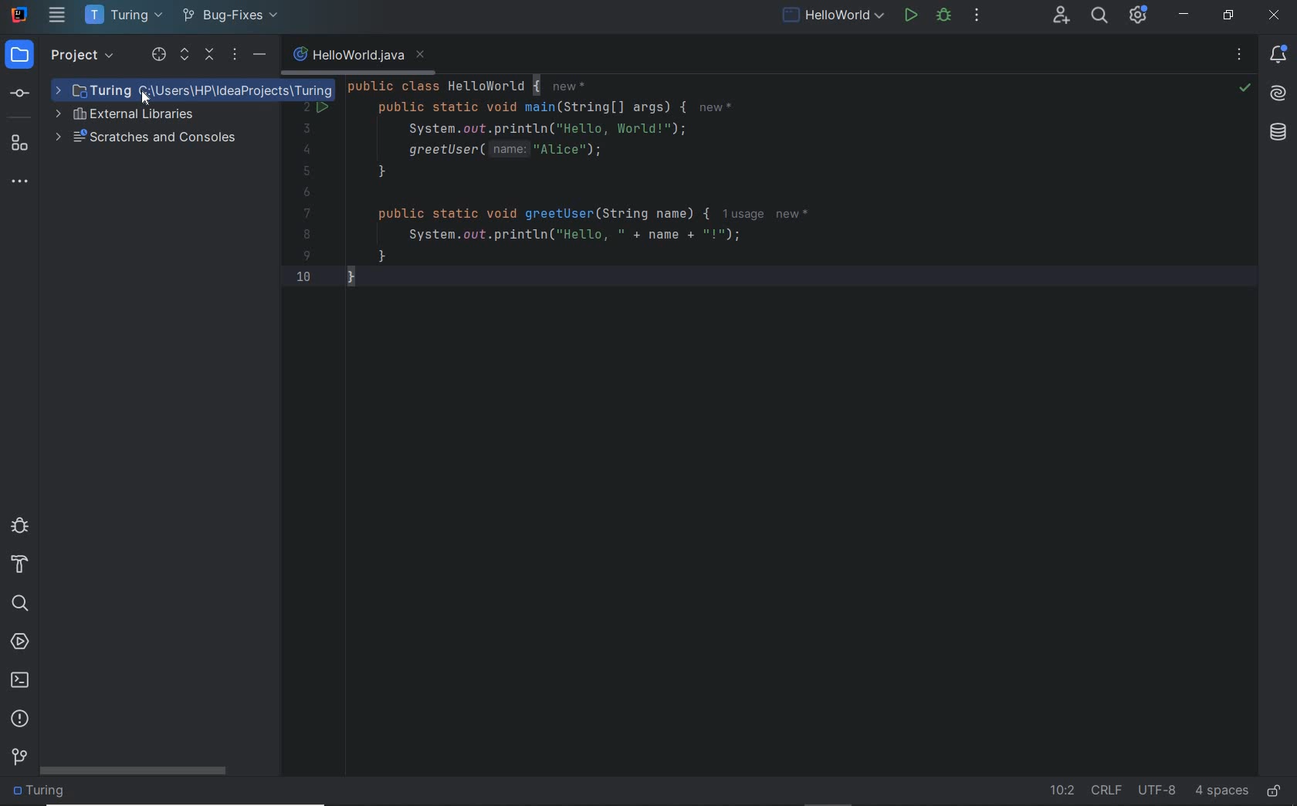 The width and height of the screenshot is (1297, 806). Describe the element at coordinates (303, 276) in the screenshot. I see `10` at that location.